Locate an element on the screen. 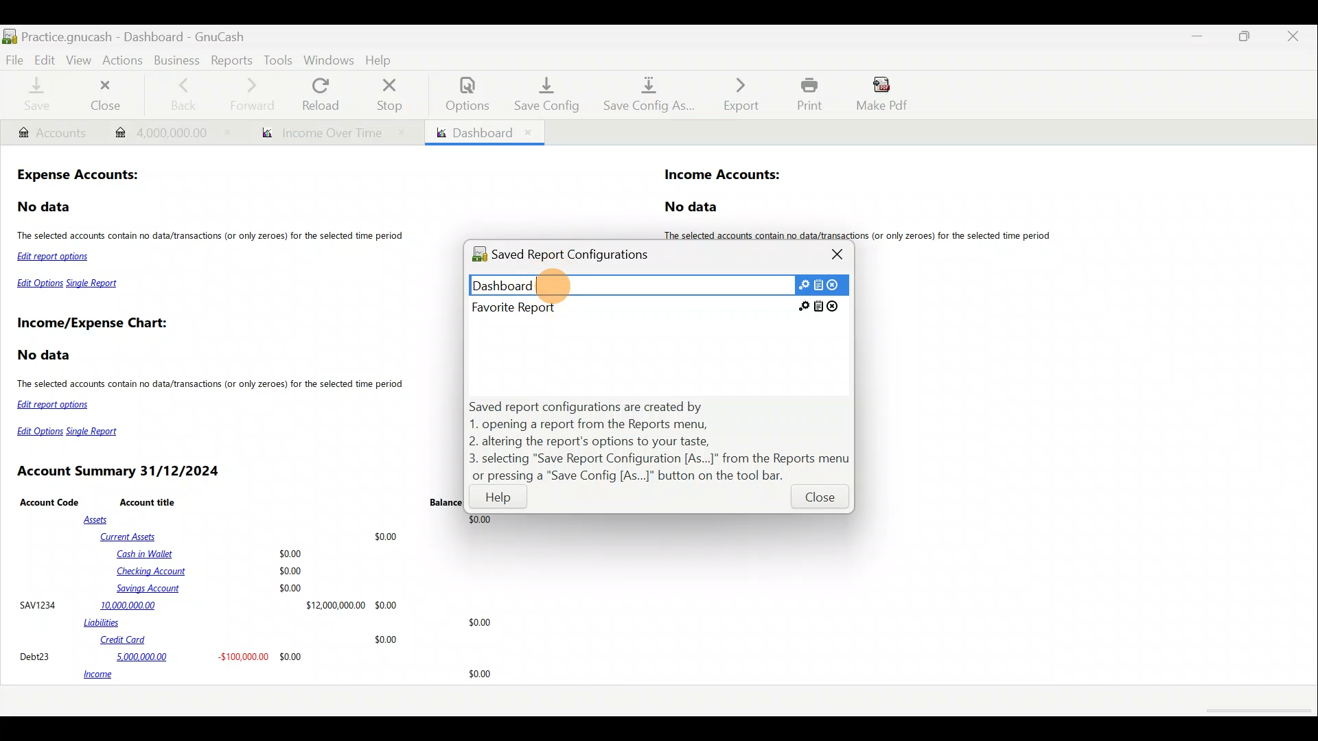 The width and height of the screenshot is (1318, 741). Expense Accounts: is located at coordinates (80, 176).